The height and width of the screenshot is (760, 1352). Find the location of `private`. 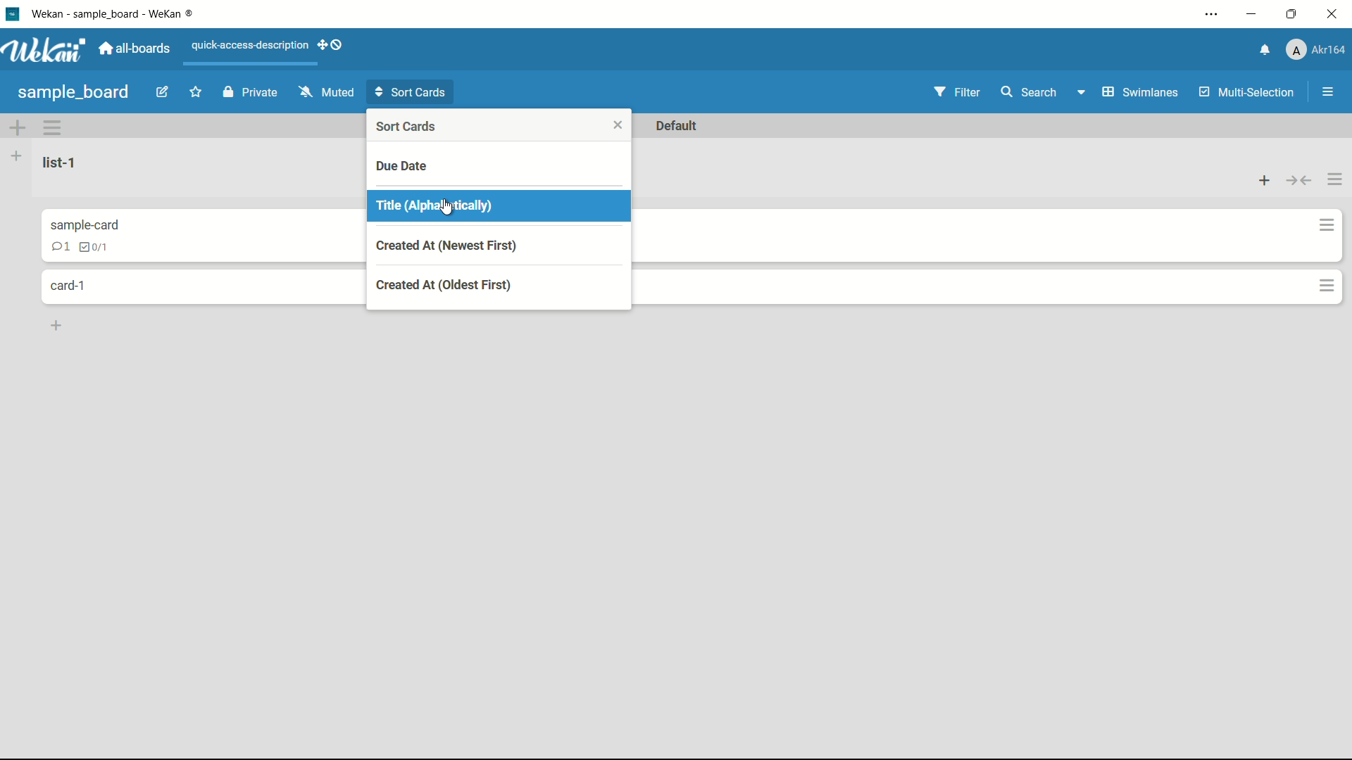

private is located at coordinates (250, 94).